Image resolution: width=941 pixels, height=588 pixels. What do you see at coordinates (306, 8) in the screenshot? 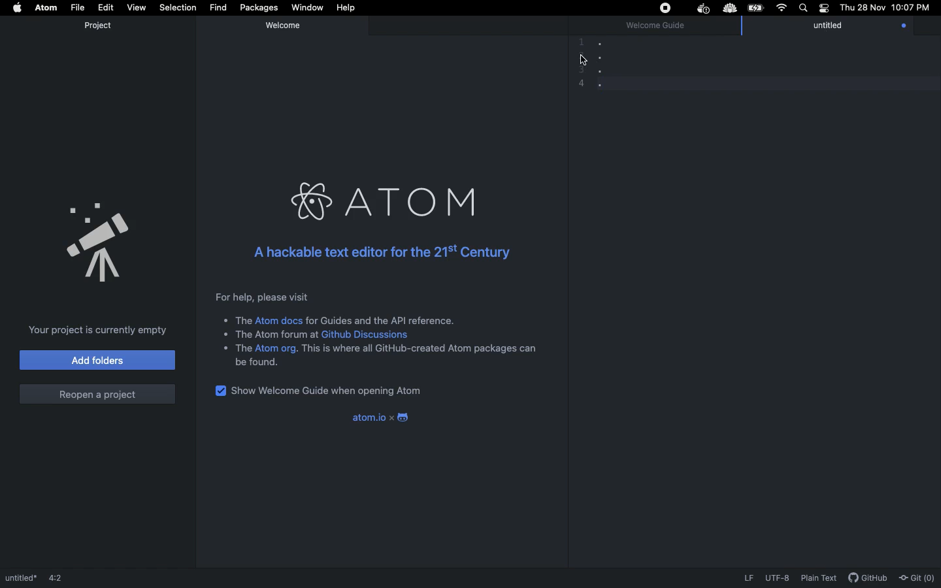
I see `Window` at bounding box center [306, 8].